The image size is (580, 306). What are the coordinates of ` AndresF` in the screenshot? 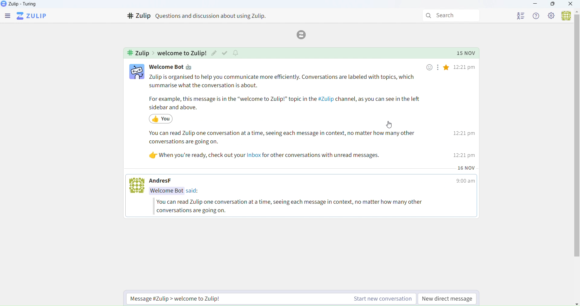 It's located at (167, 181).